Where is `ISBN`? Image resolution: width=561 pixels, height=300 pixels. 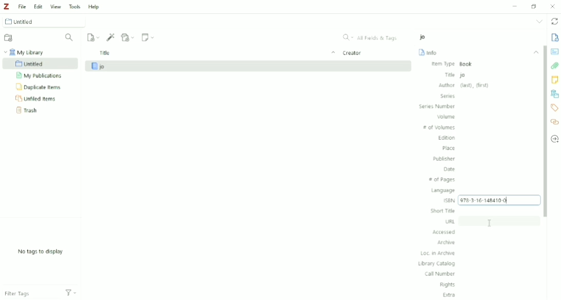
ISBN is located at coordinates (448, 200).